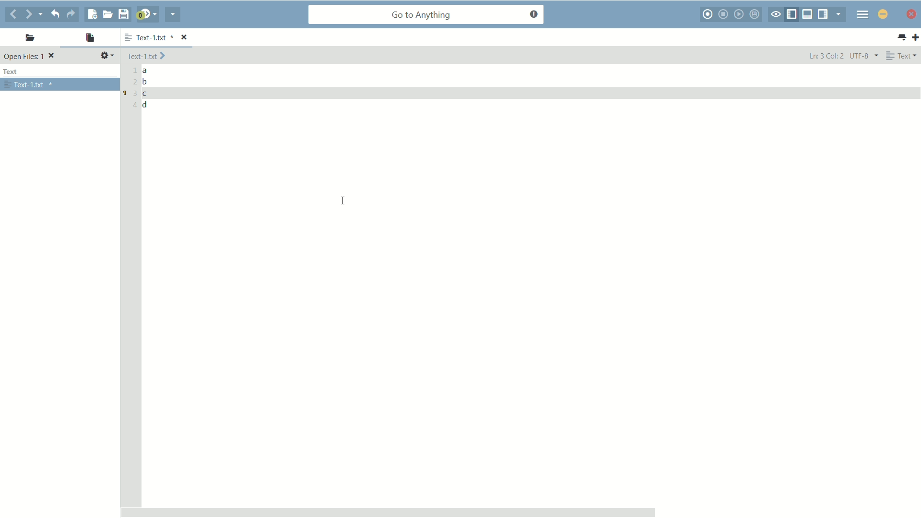  Describe the element at coordinates (31, 57) in the screenshot. I see `Open files: 1` at that location.